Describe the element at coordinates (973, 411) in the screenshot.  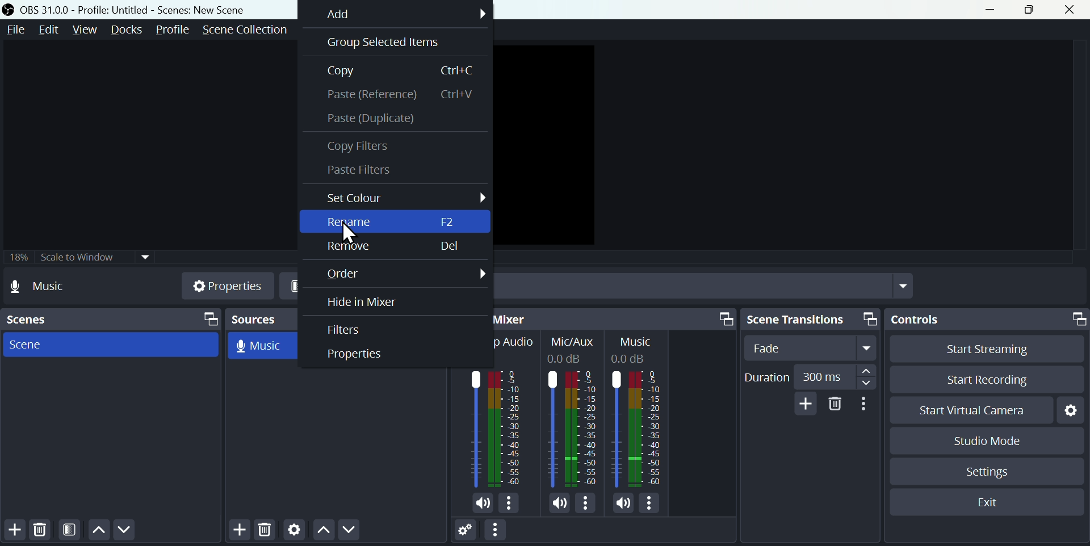
I see `start virtual camera` at that location.